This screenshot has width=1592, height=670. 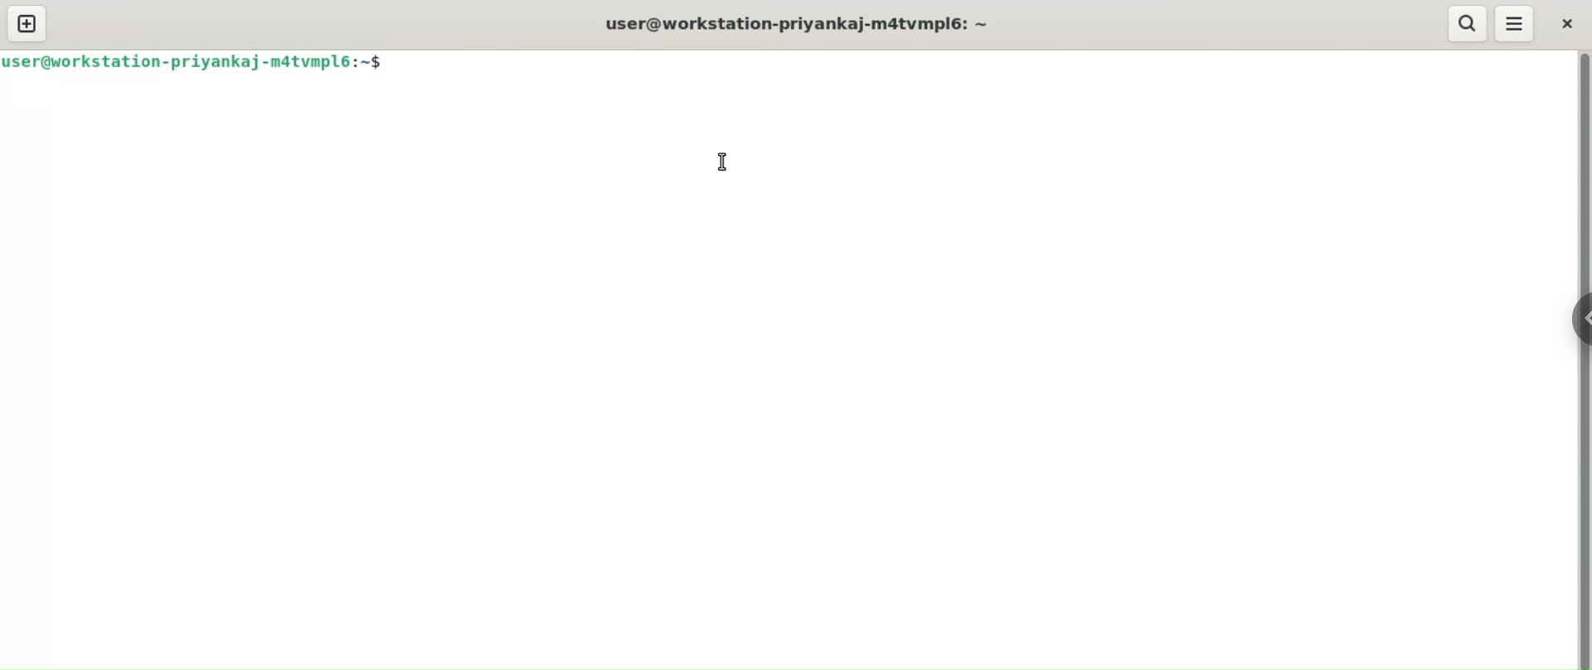 What do you see at coordinates (1570, 26) in the screenshot?
I see `close` at bounding box center [1570, 26].